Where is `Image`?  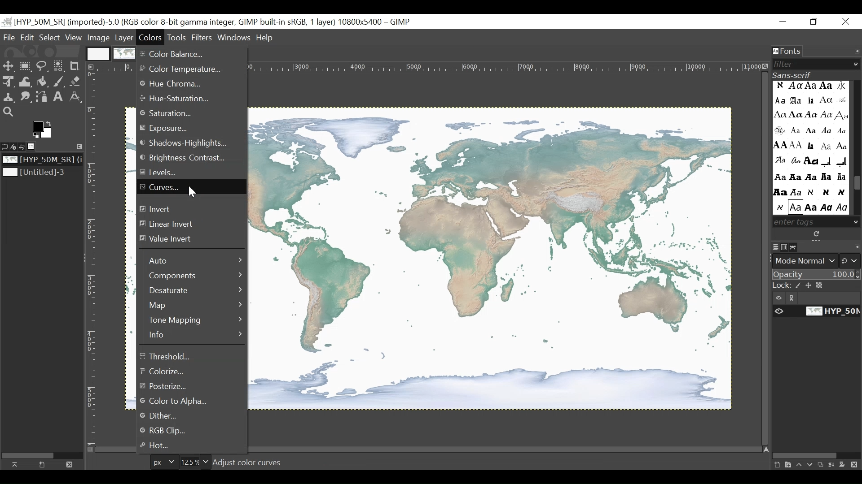 Image is located at coordinates (99, 38).